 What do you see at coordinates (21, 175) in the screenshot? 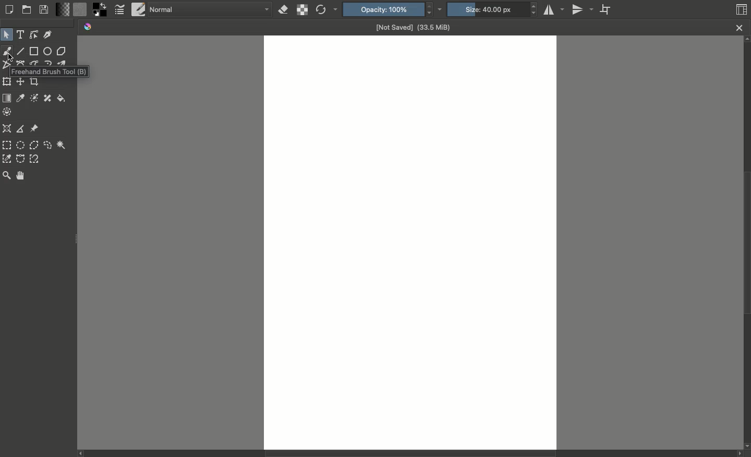
I see `Pan tool` at bounding box center [21, 175].